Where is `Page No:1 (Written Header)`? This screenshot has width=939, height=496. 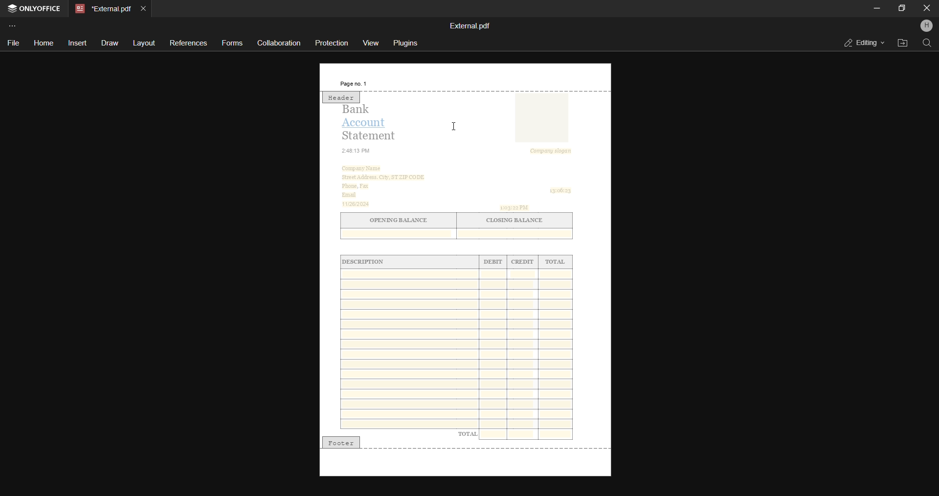 Page No:1 (Written Header) is located at coordinates (353, 84).